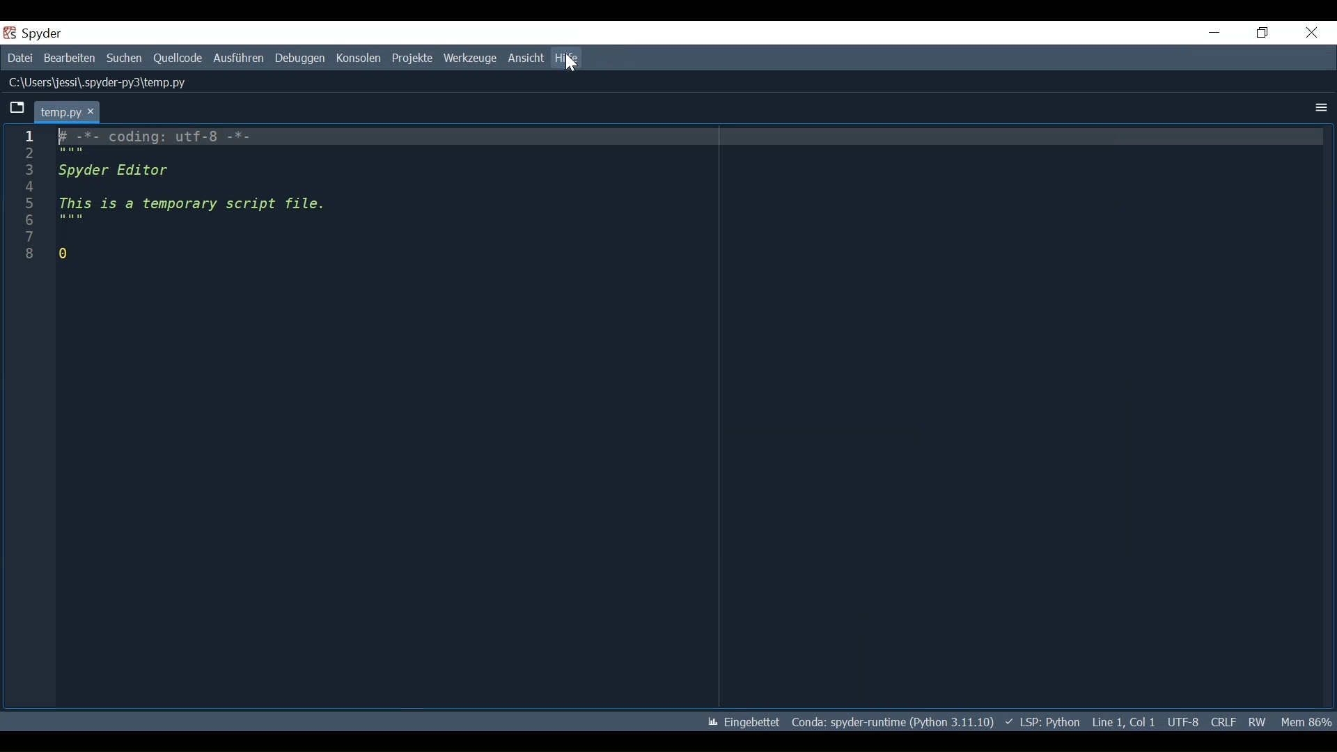 This screenshot has height=752, width=1337. I want to click on Minimize, so click(1214, 32).